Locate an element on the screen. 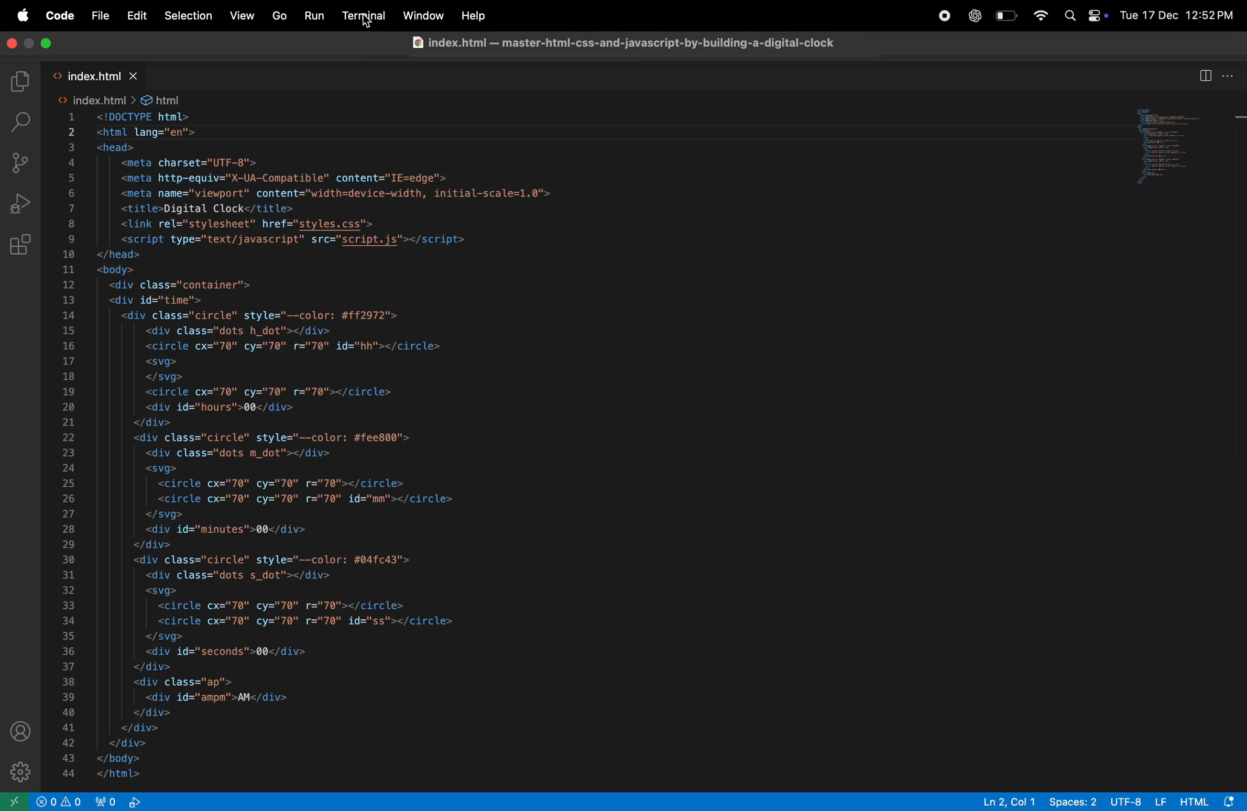 The height and width of the screenshot is (811, 1247). explore is located at coordinates (22, 81).